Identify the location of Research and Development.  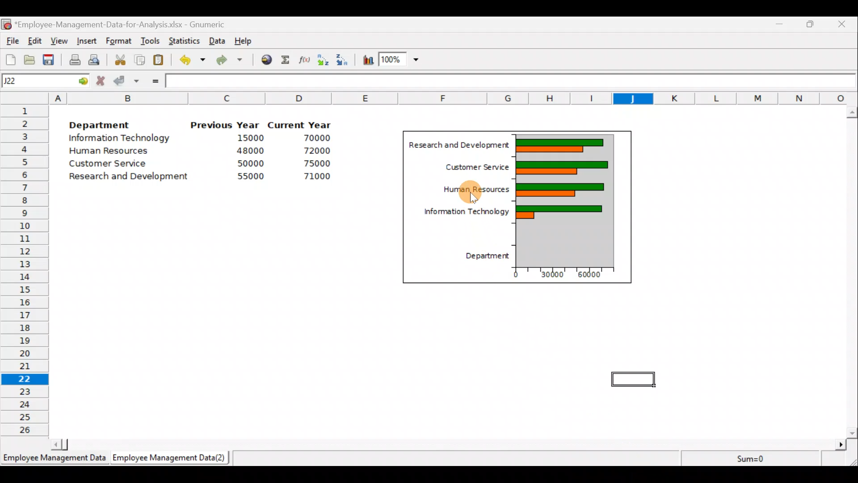
(457, 147).